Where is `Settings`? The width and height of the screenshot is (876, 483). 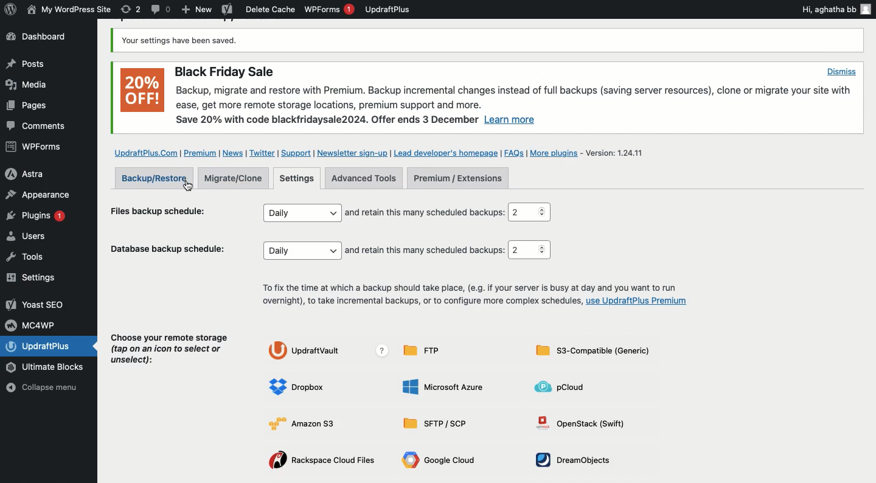 Settings is located at coordinates (35, 278).